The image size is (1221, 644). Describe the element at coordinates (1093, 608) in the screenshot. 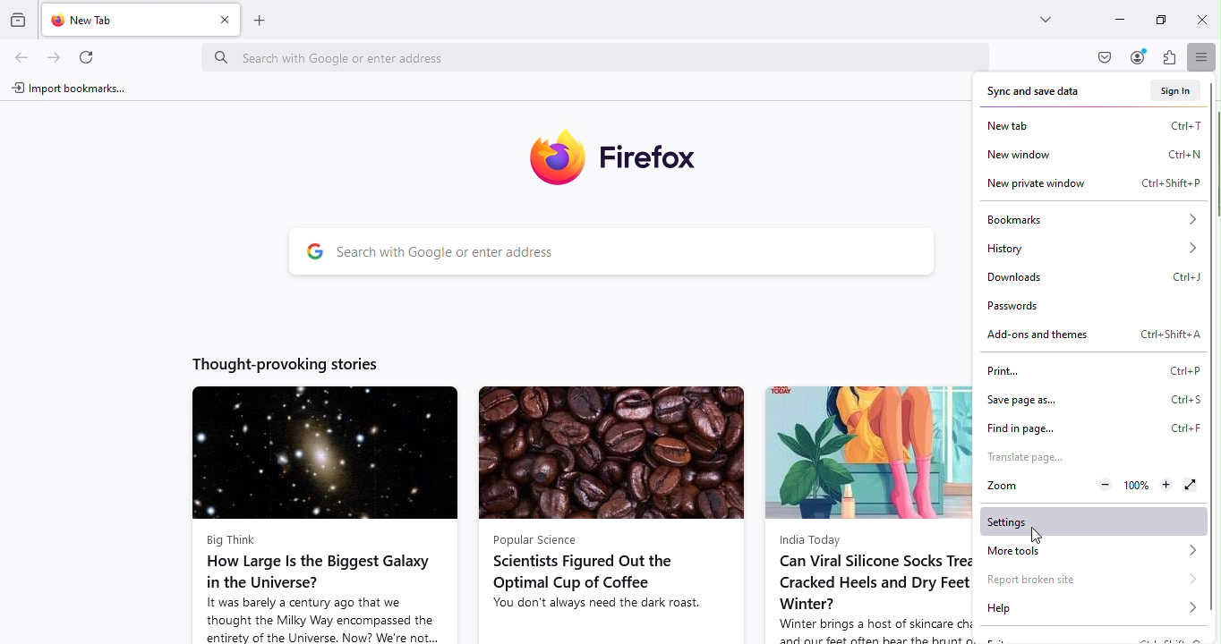

I see `Help` at that location.